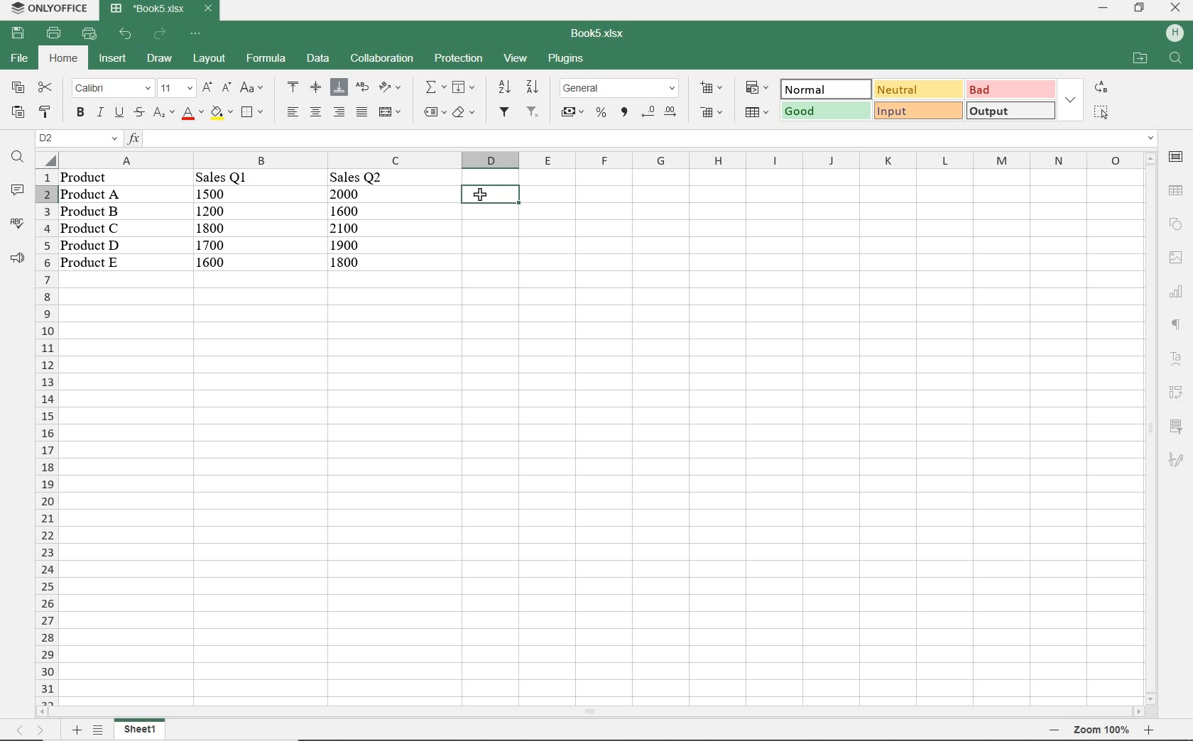  I want to click on draw, so click(159, 58).